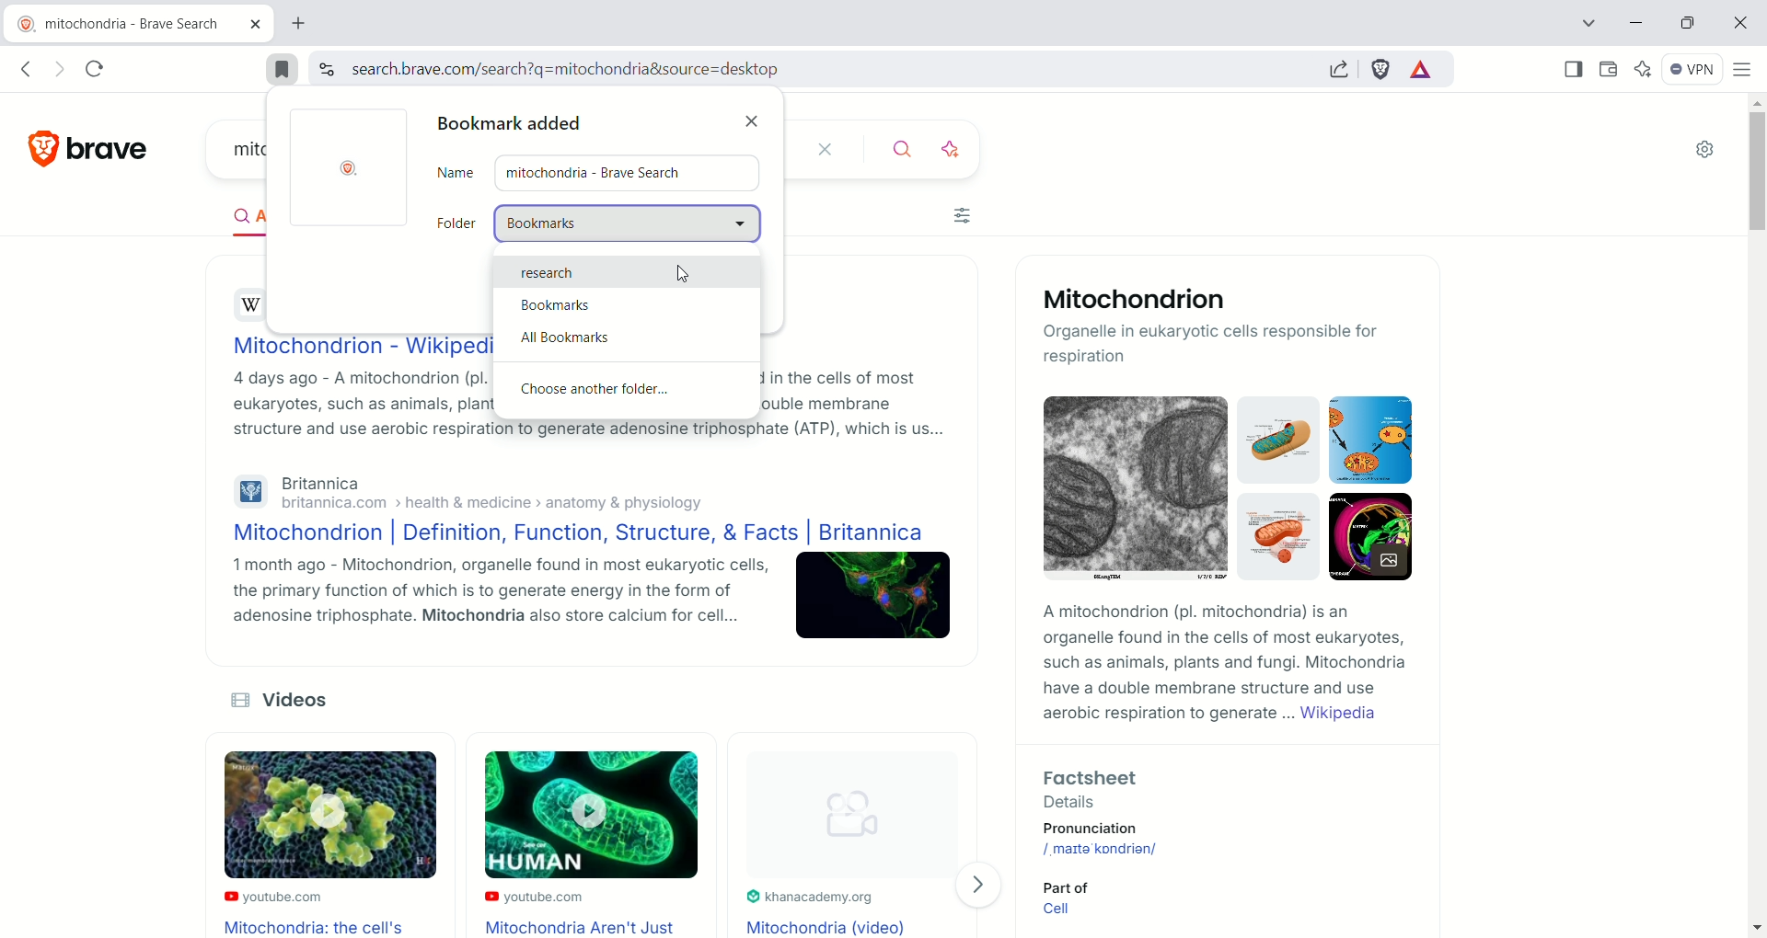 This screenshot has width=1767, height=938. Describe the element at coordinates (1738, 25) in the screenshot. I see `close` at that location.